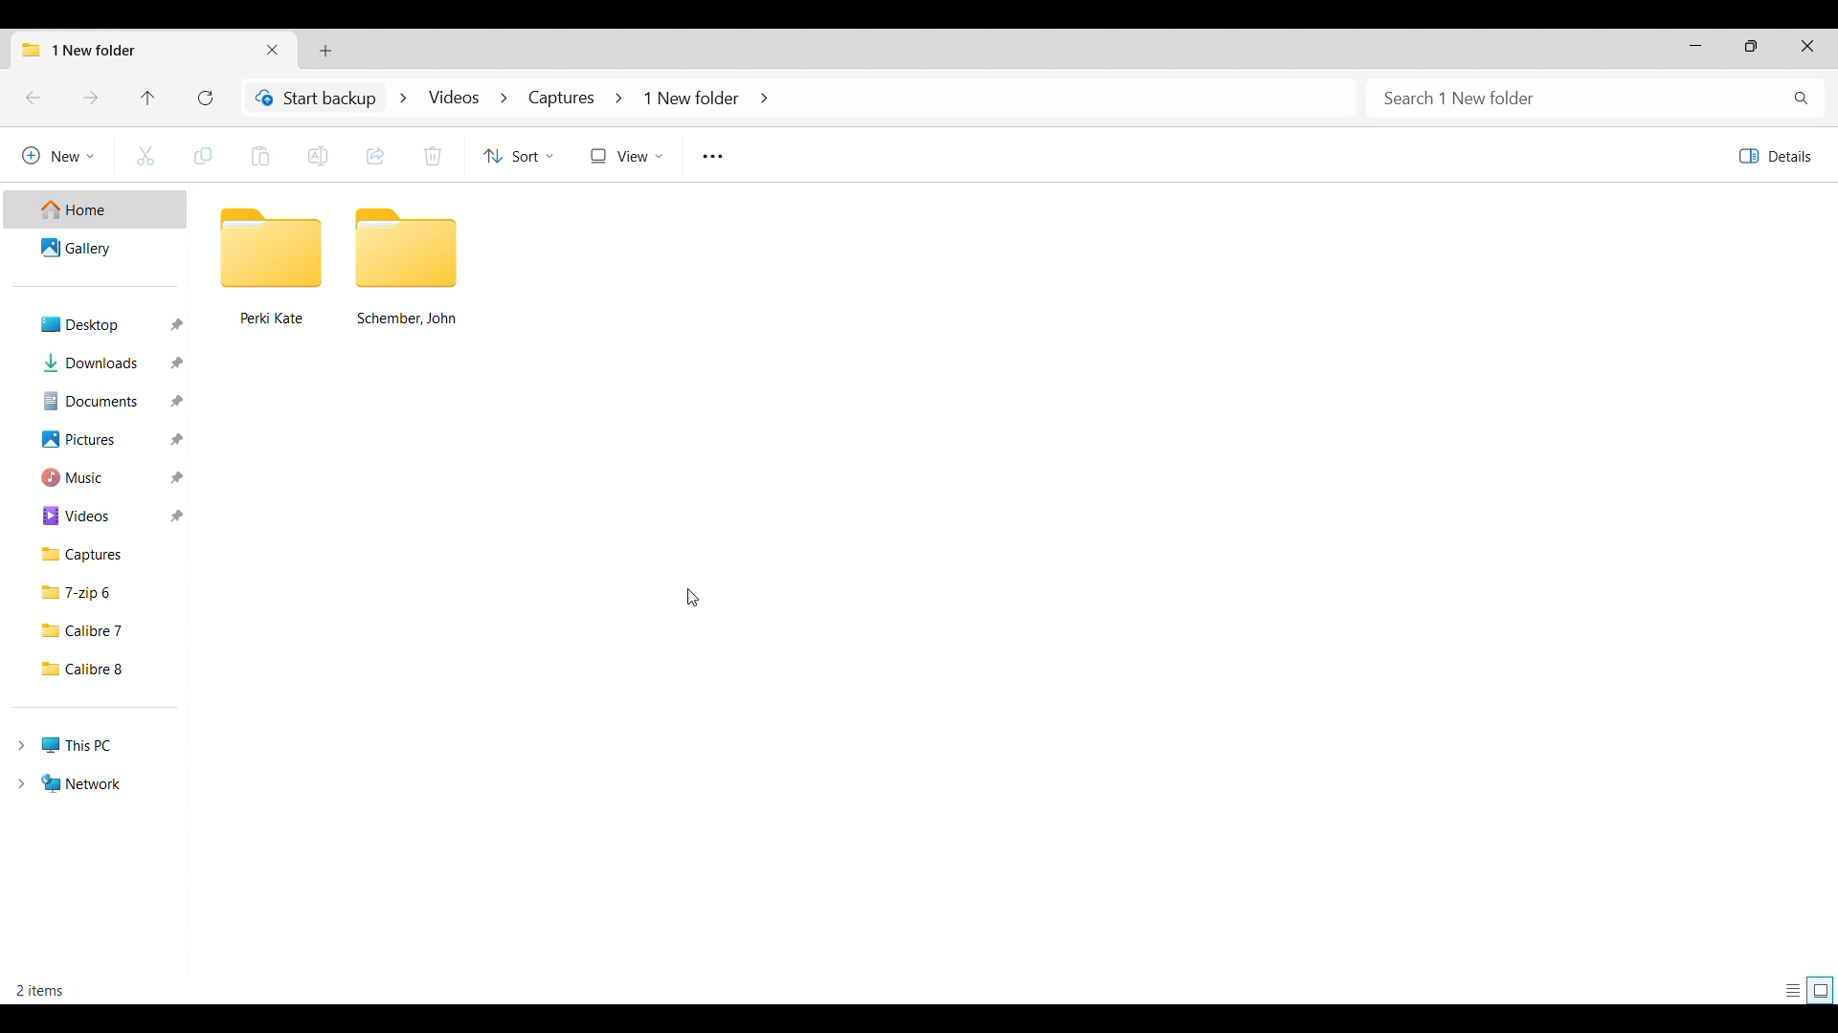  Describe the element at coordinates (99, 630) in the screenshot. I see `Calibre 7 folder` at that location.